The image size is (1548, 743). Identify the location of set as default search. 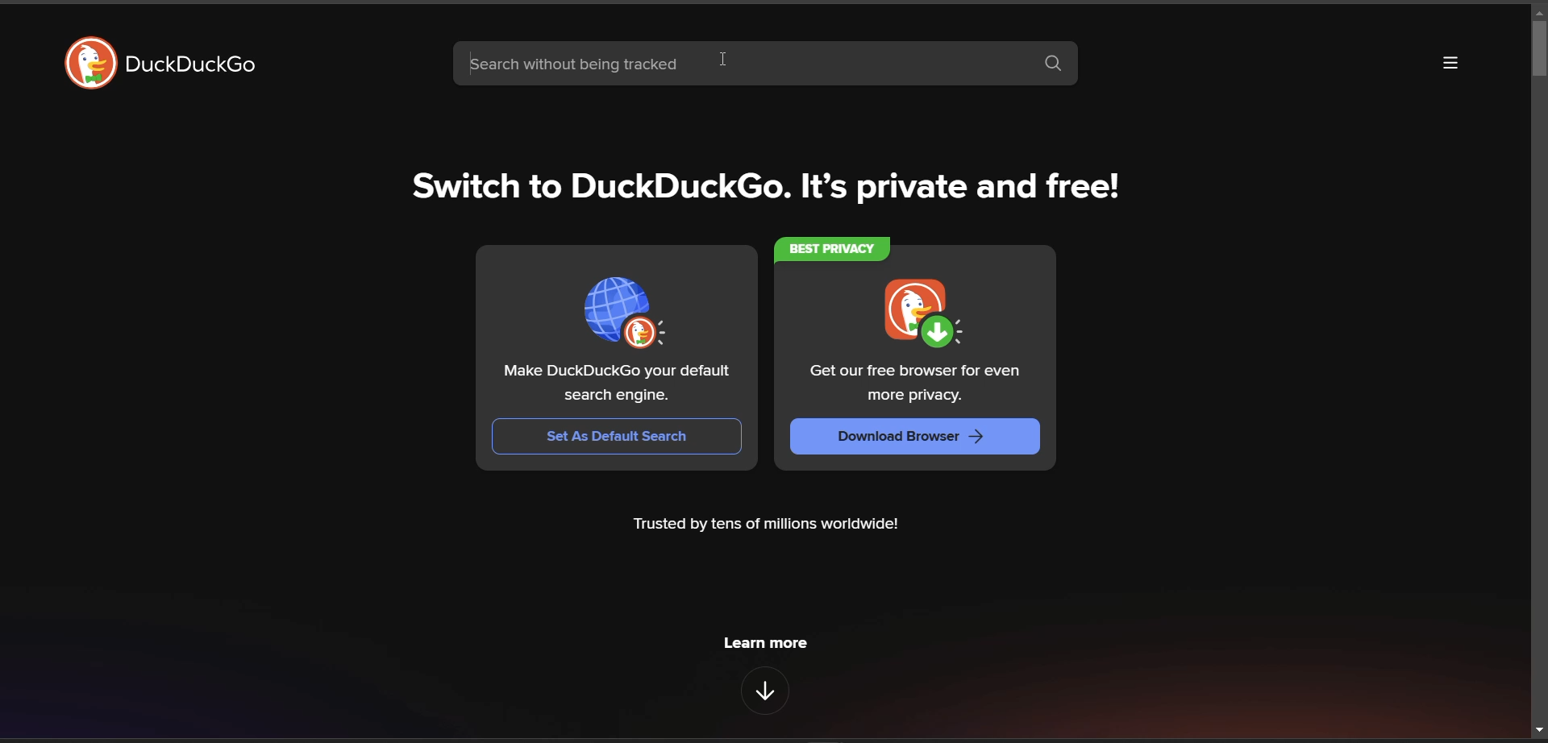
(619, 438).